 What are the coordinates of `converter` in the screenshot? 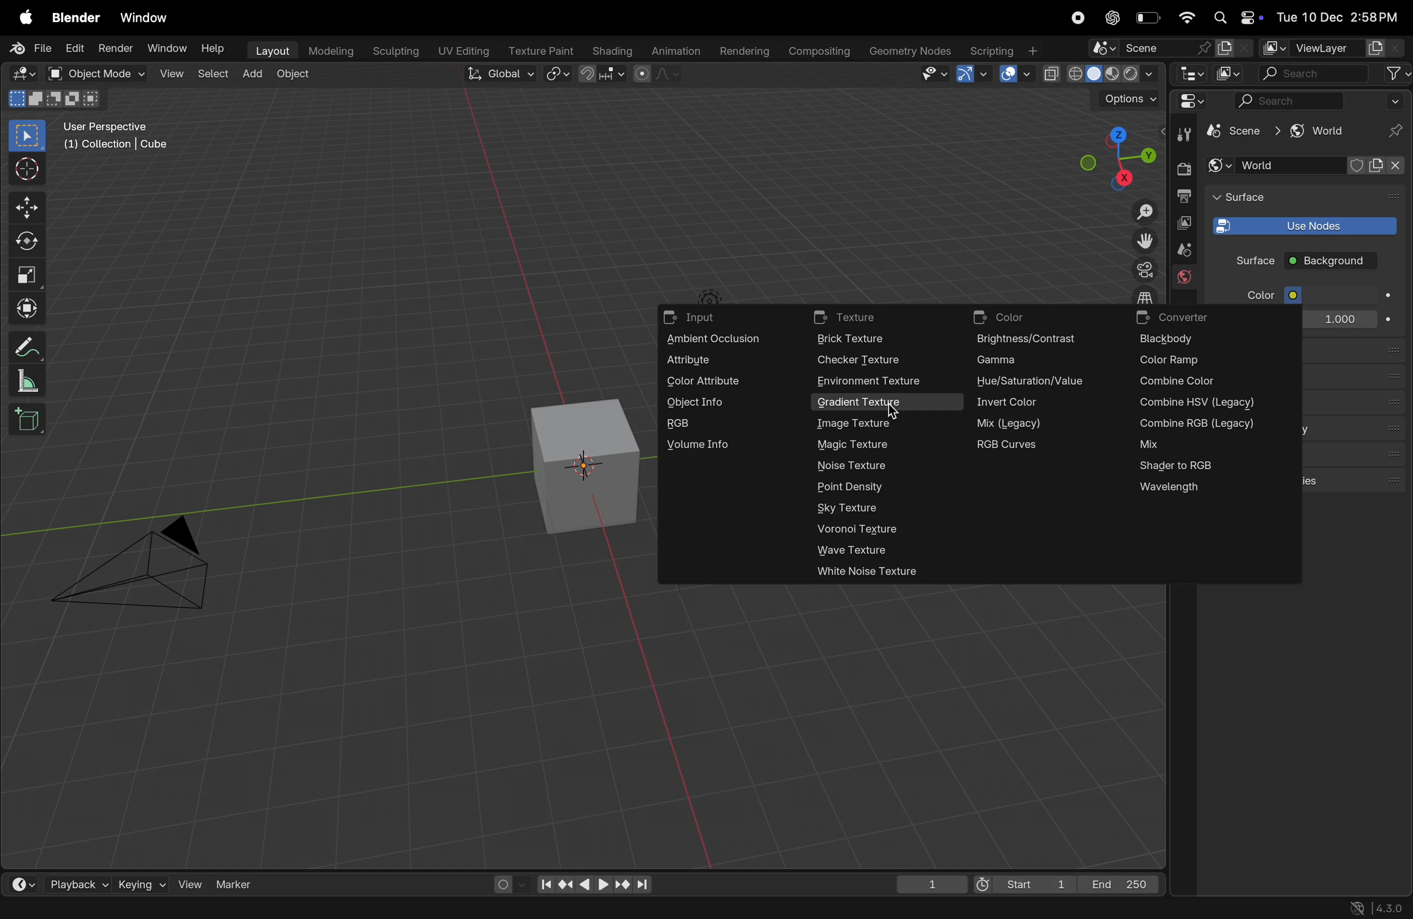 It's located at (1191, 316).